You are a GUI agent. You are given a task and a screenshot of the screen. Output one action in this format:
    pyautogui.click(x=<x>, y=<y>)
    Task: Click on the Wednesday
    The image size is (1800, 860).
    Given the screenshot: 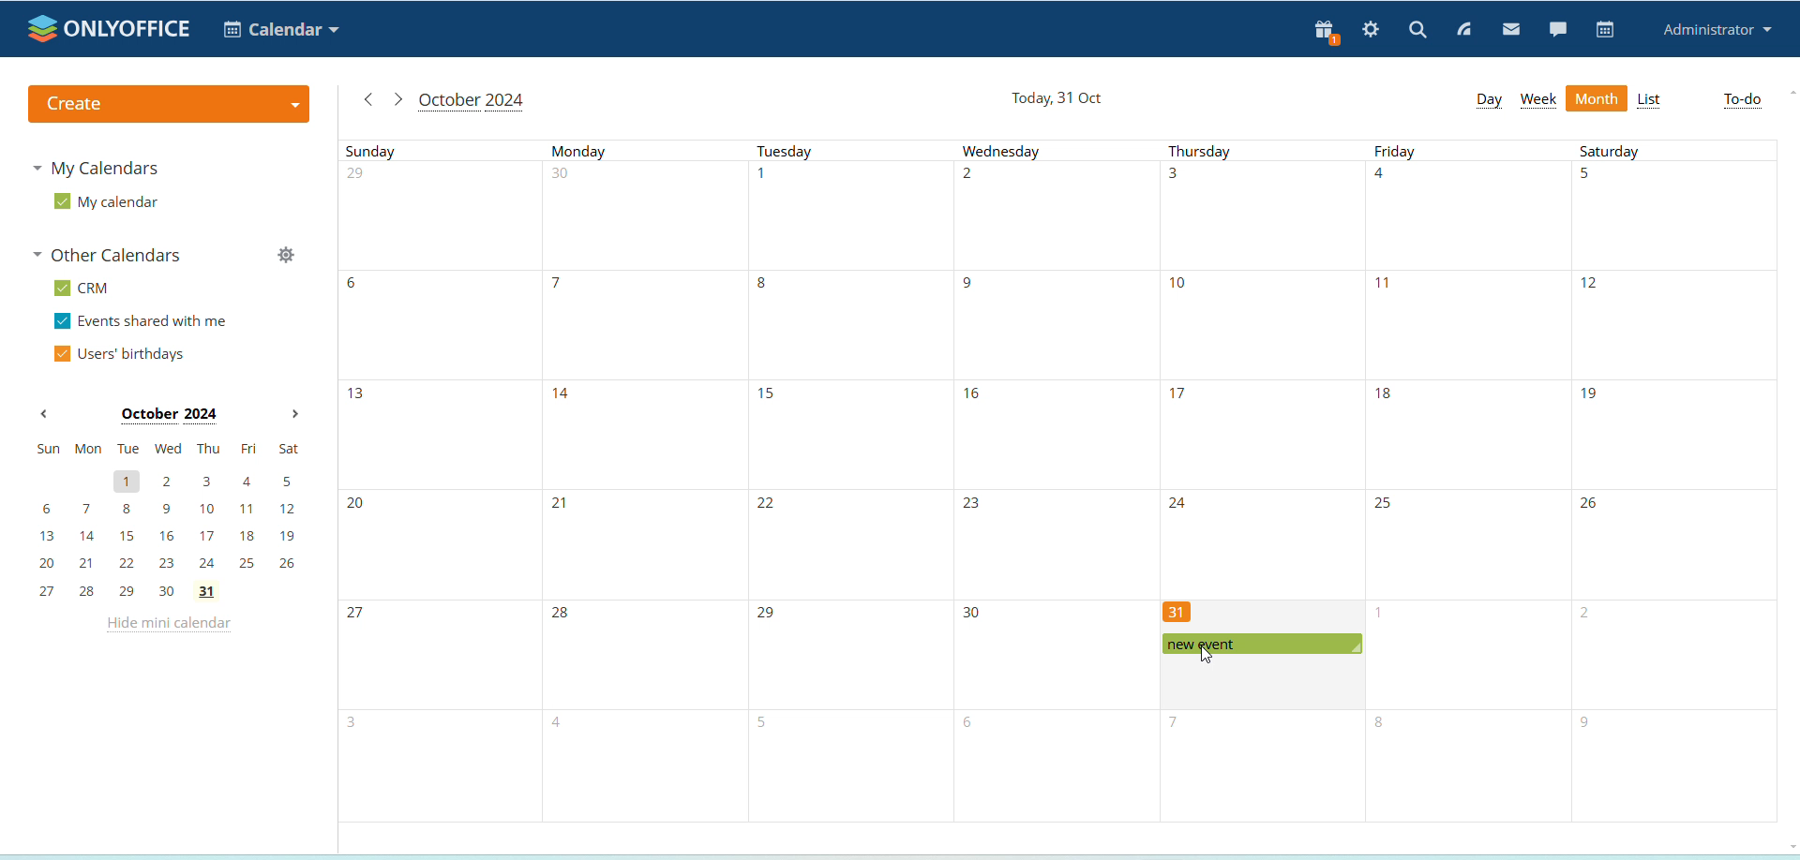 What is the action you would take?
    pyautogui.click(x=1052, y=481)
    